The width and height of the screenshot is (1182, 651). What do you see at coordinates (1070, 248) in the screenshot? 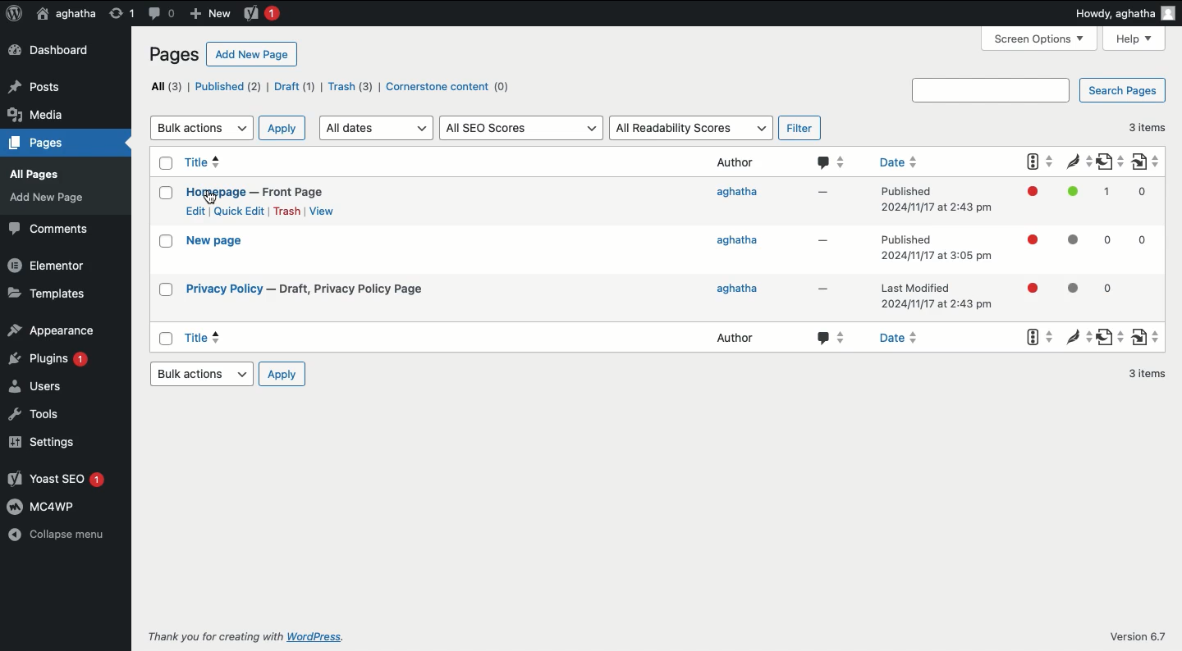
I see `Readability` at bounding box center [1070, 248].